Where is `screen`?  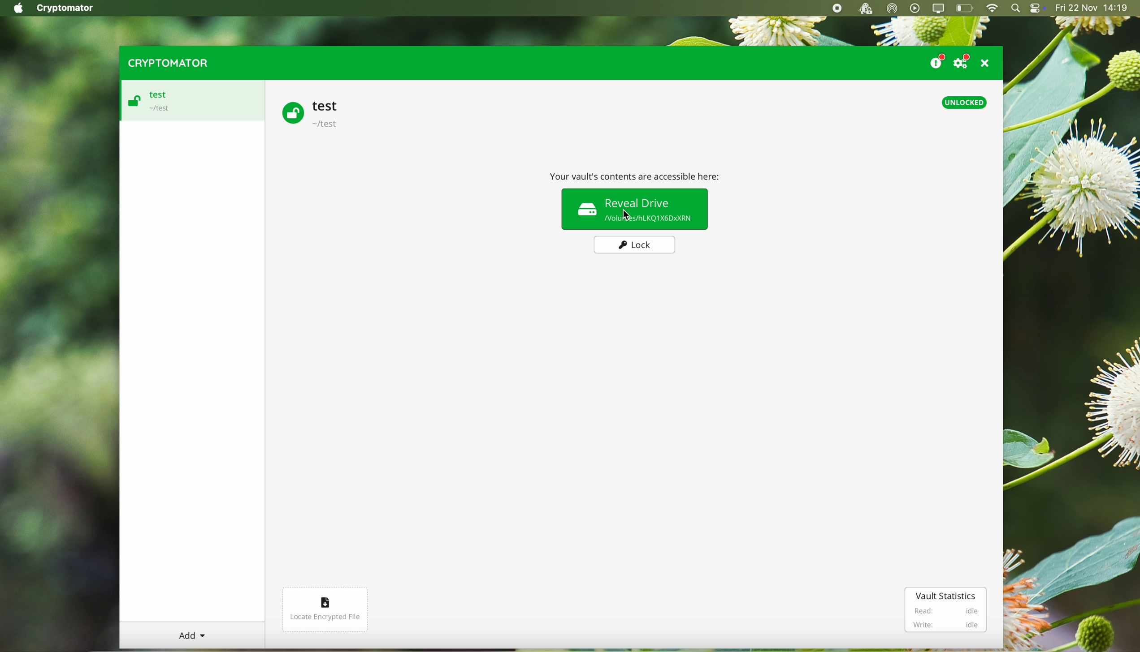
screen is located at coordinates (940, 9).